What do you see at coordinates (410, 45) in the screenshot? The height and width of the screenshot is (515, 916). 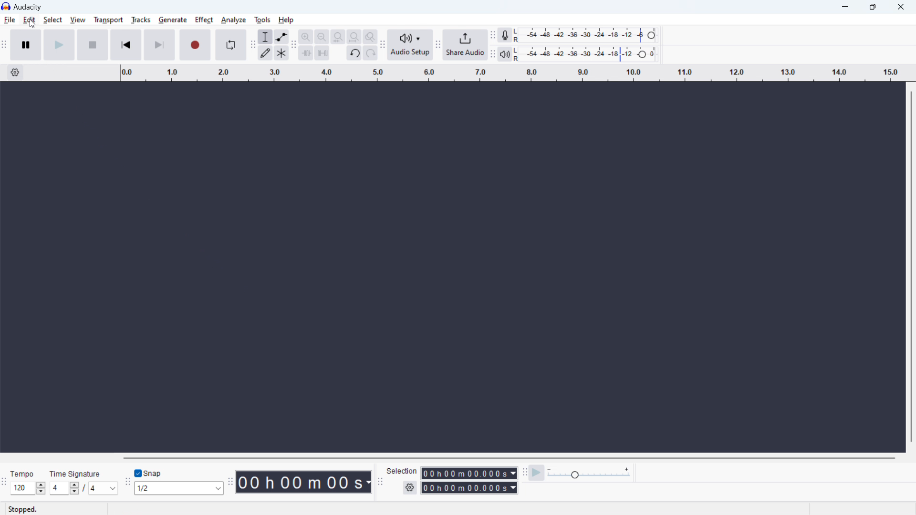 I see `audio setup` at bounding box center [410, 45].